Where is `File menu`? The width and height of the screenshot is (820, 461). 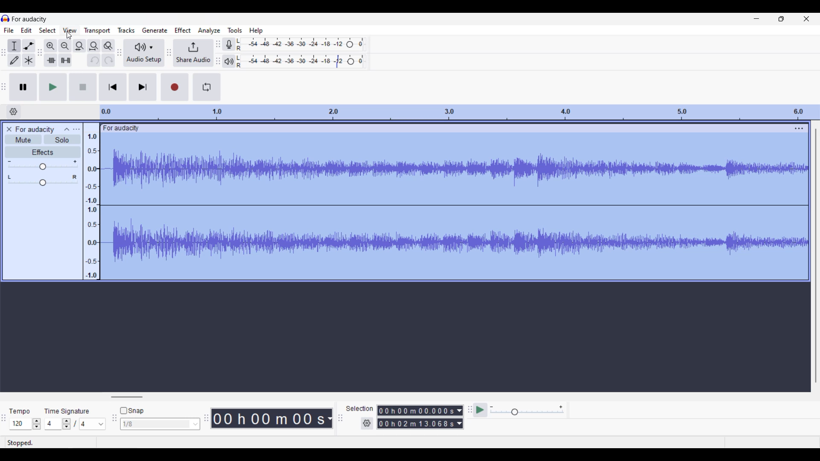
File menu is located at coordinates (9, 30).